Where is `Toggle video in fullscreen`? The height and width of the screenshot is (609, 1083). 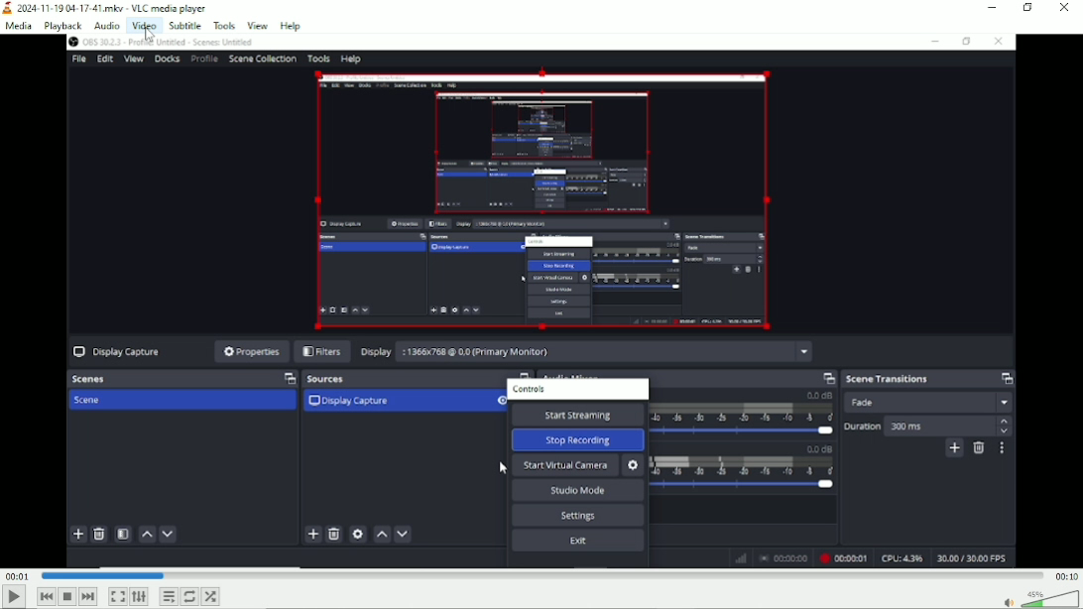
Toggle video in fullscreen is located at coordinates (117, 596).